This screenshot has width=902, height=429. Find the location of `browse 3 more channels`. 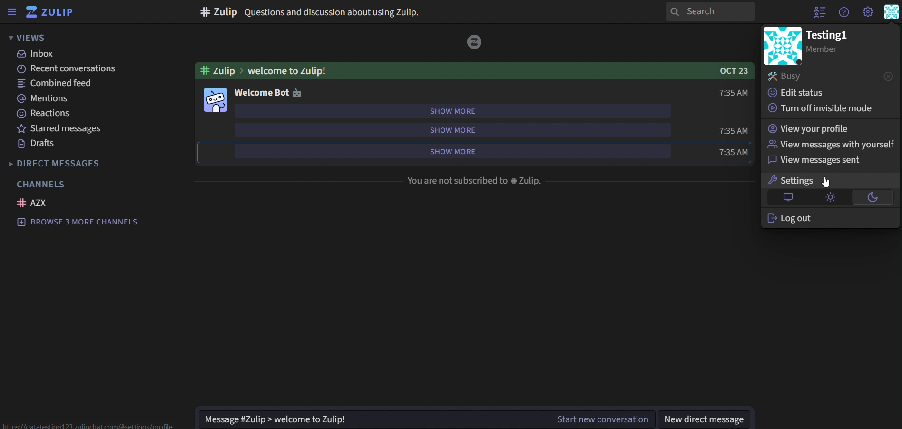

browse 3 more channels is located at coordinates (84, 223).